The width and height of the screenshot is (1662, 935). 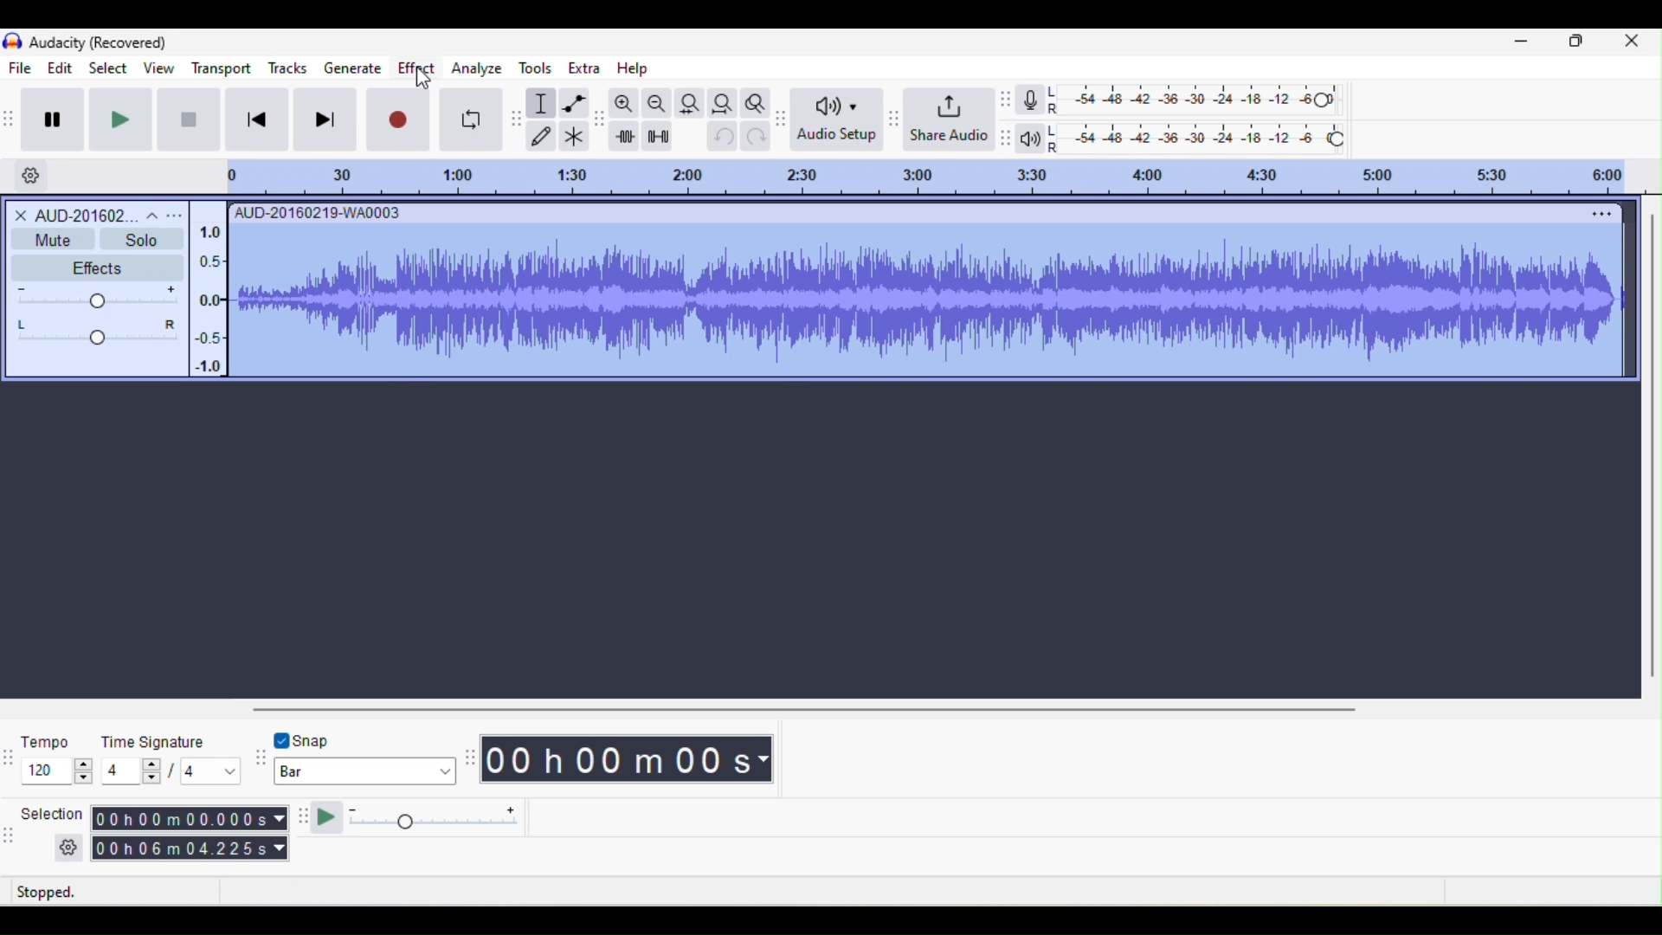 I want to click on 00 h 00 m 00.000 s, so click(x=190, y=818).